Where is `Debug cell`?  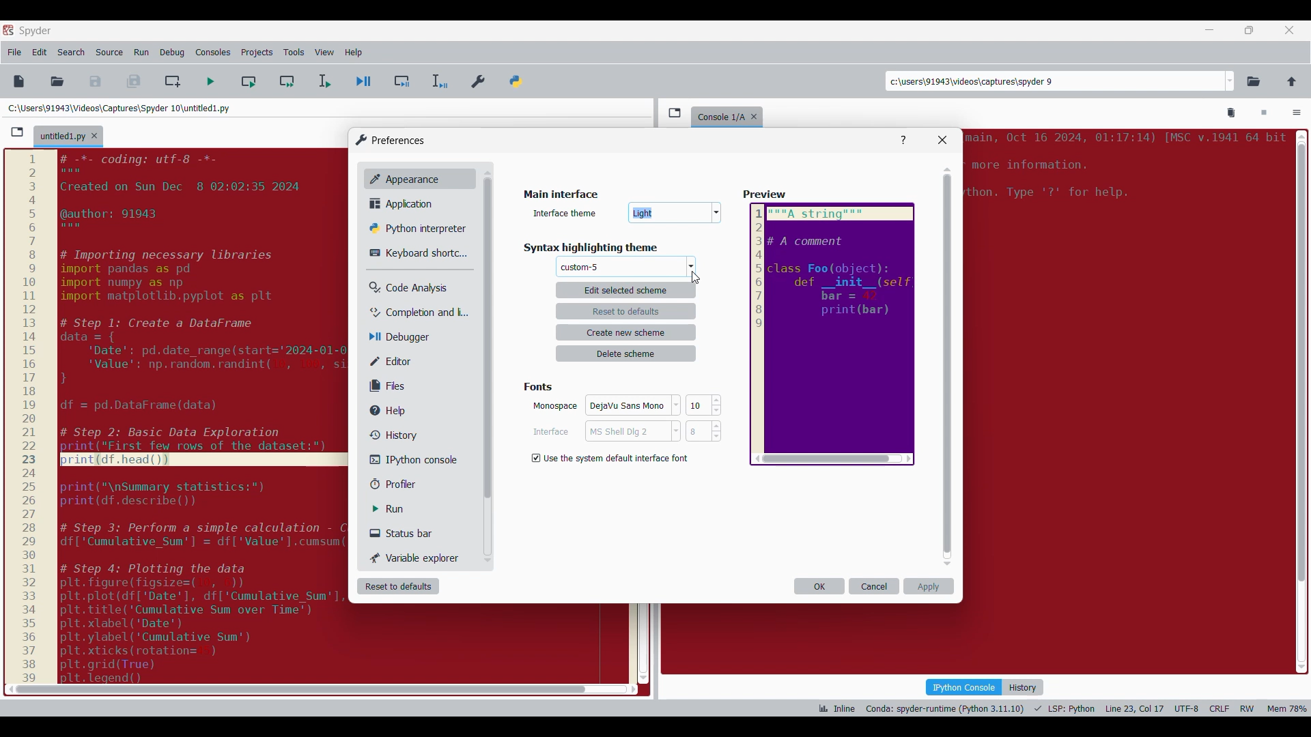 Debug cell is located at coordinates (402, 81).